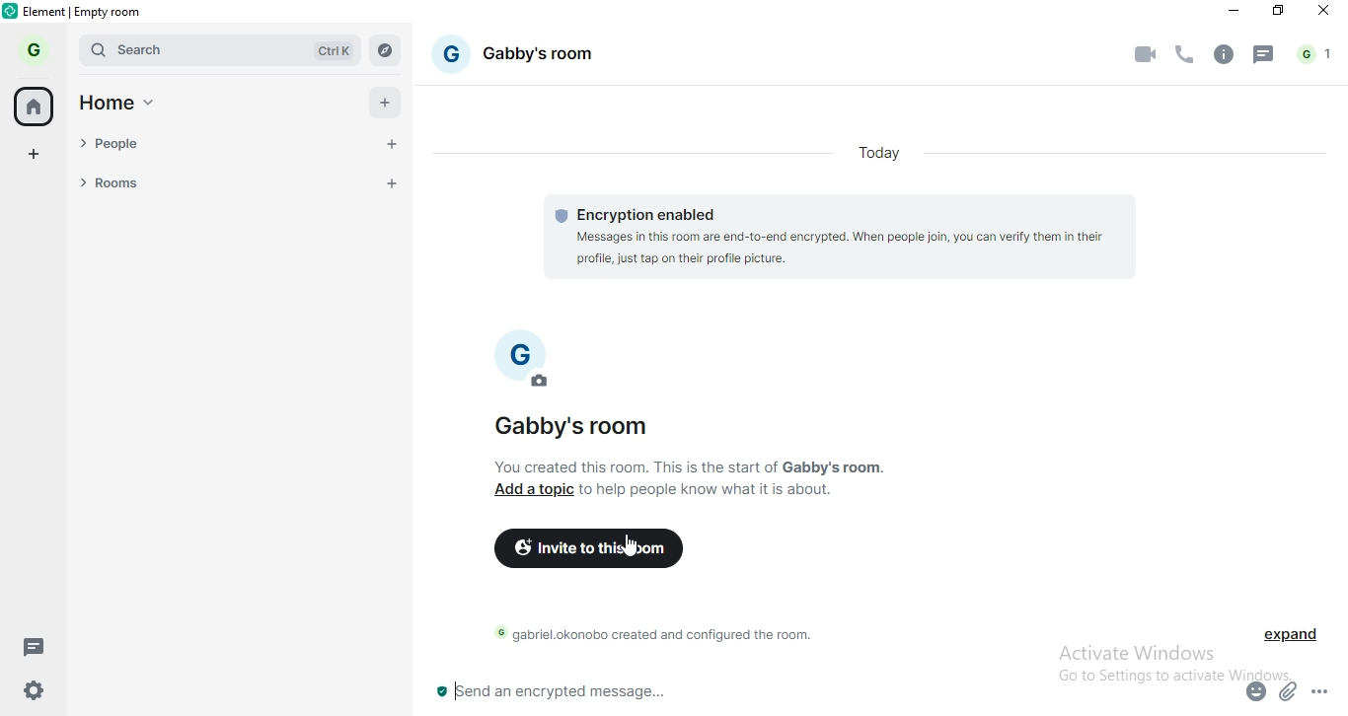 This screenshot has height=716, width=1348. I want to click on start chat, so click(395, 147).